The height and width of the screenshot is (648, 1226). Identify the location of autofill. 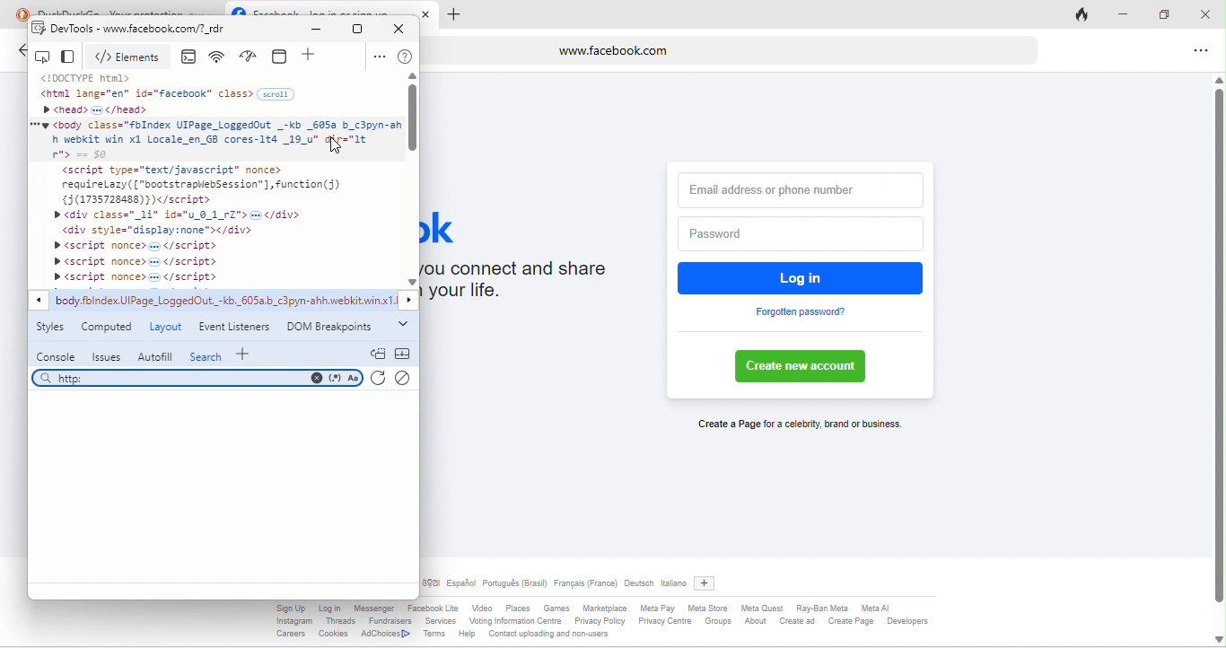
(154, 355).